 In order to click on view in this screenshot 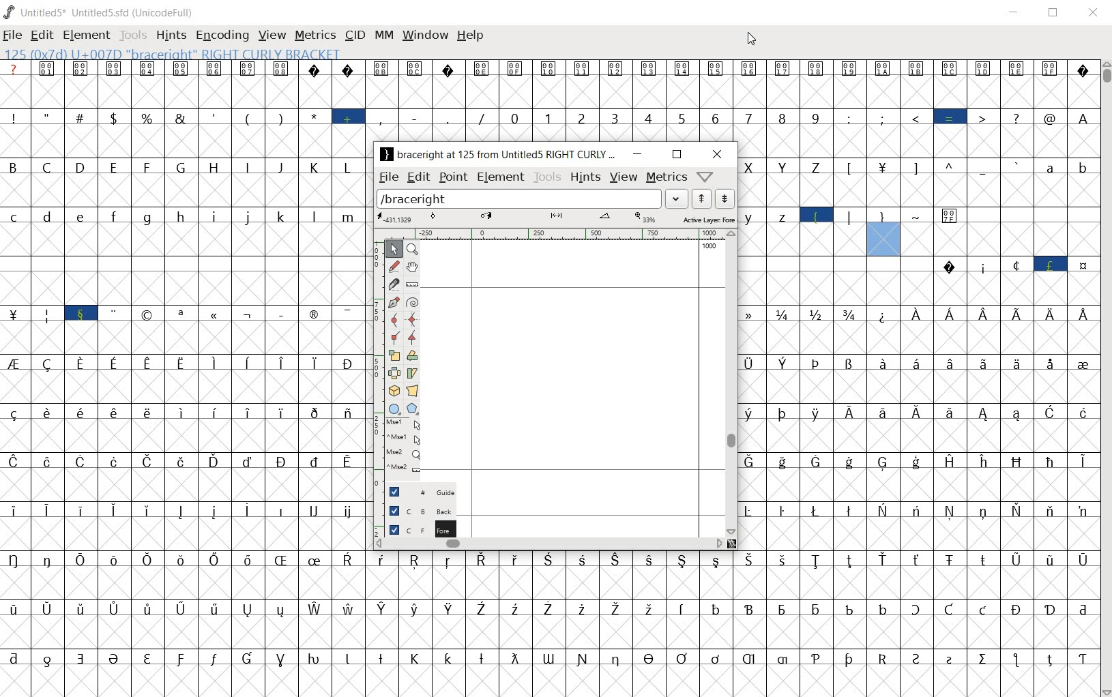, I will do `click(623, 178)`.